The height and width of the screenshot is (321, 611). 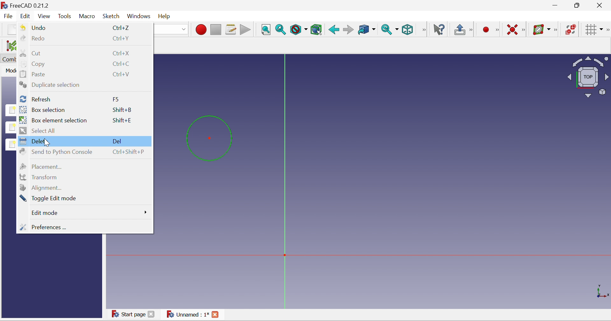 I want to click on FreeCAD 0.21.2, so click(x=28, y=5).